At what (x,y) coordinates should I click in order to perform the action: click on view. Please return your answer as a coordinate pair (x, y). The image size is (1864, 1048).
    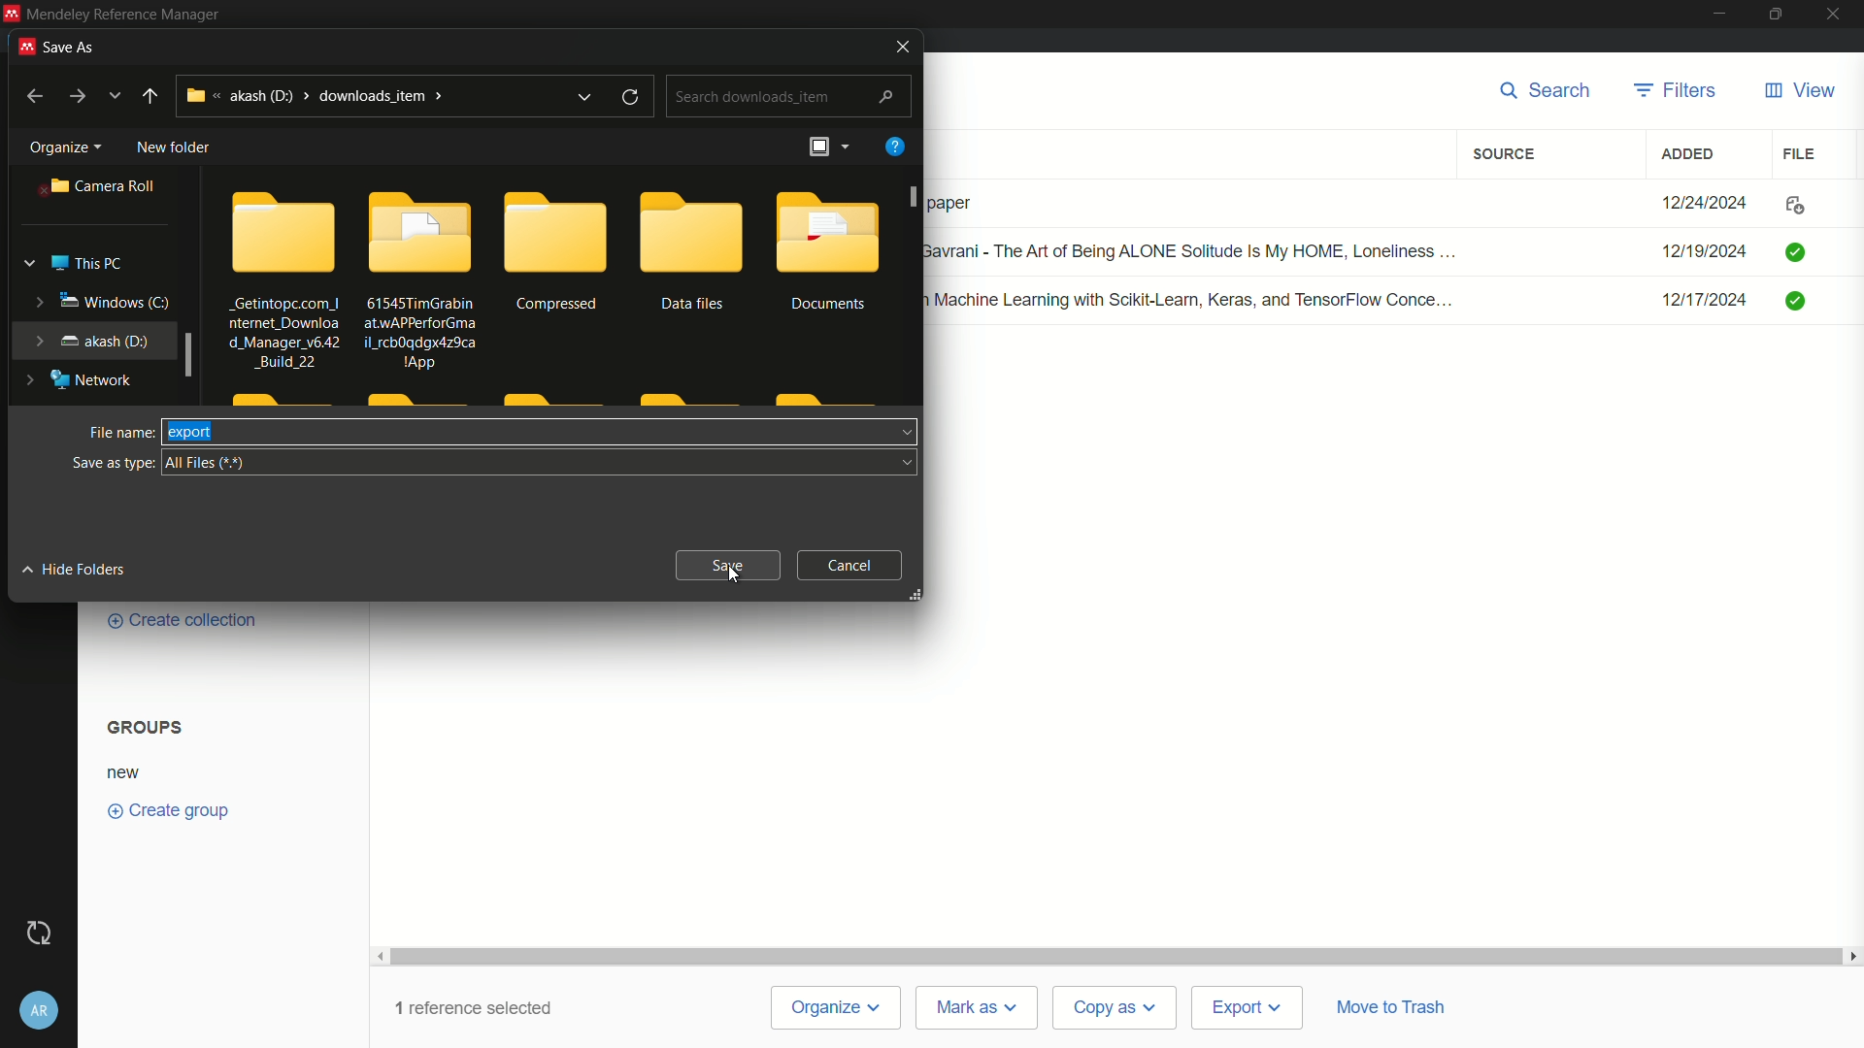
    Looking at the image, I should click on (1800, 91).